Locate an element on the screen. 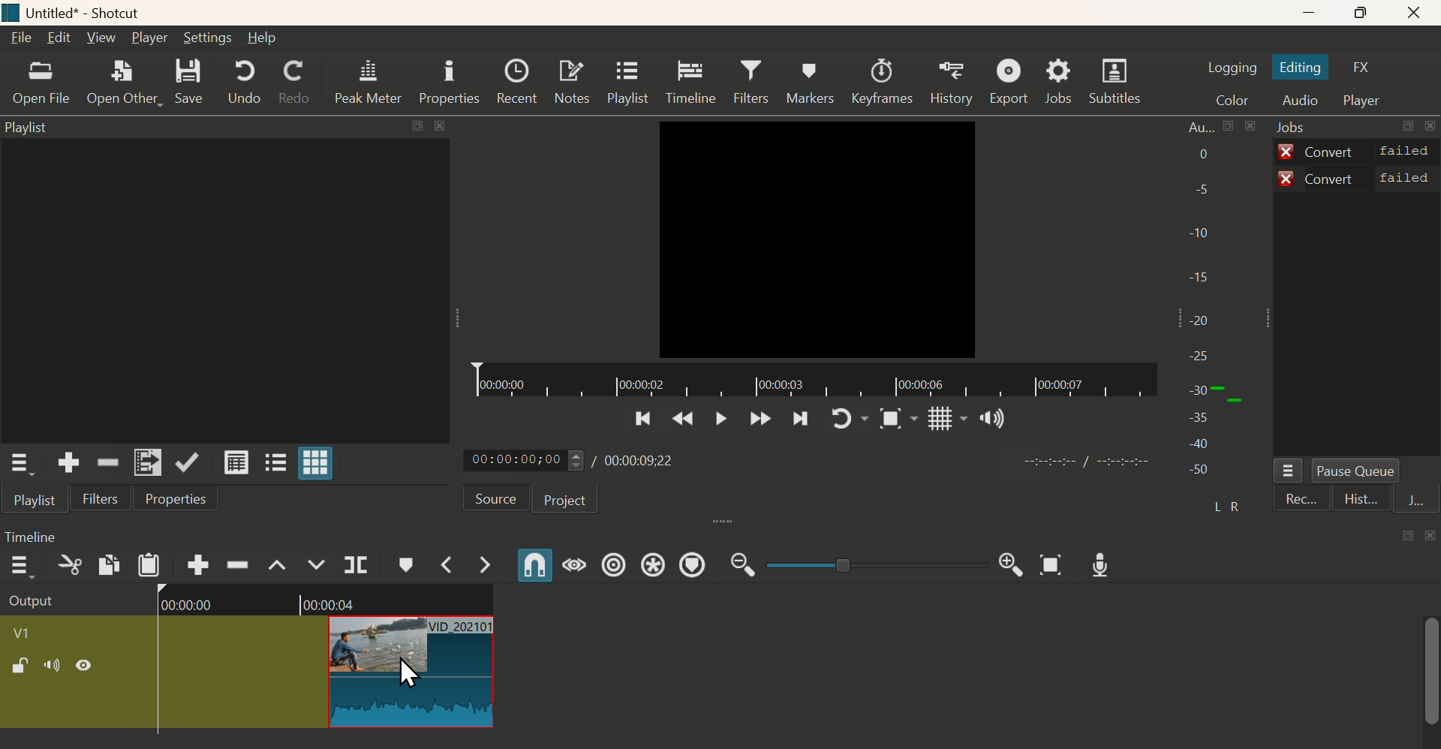 The height and width of the screenshot is (749, 1441).  is located at coordinates (692, 565).